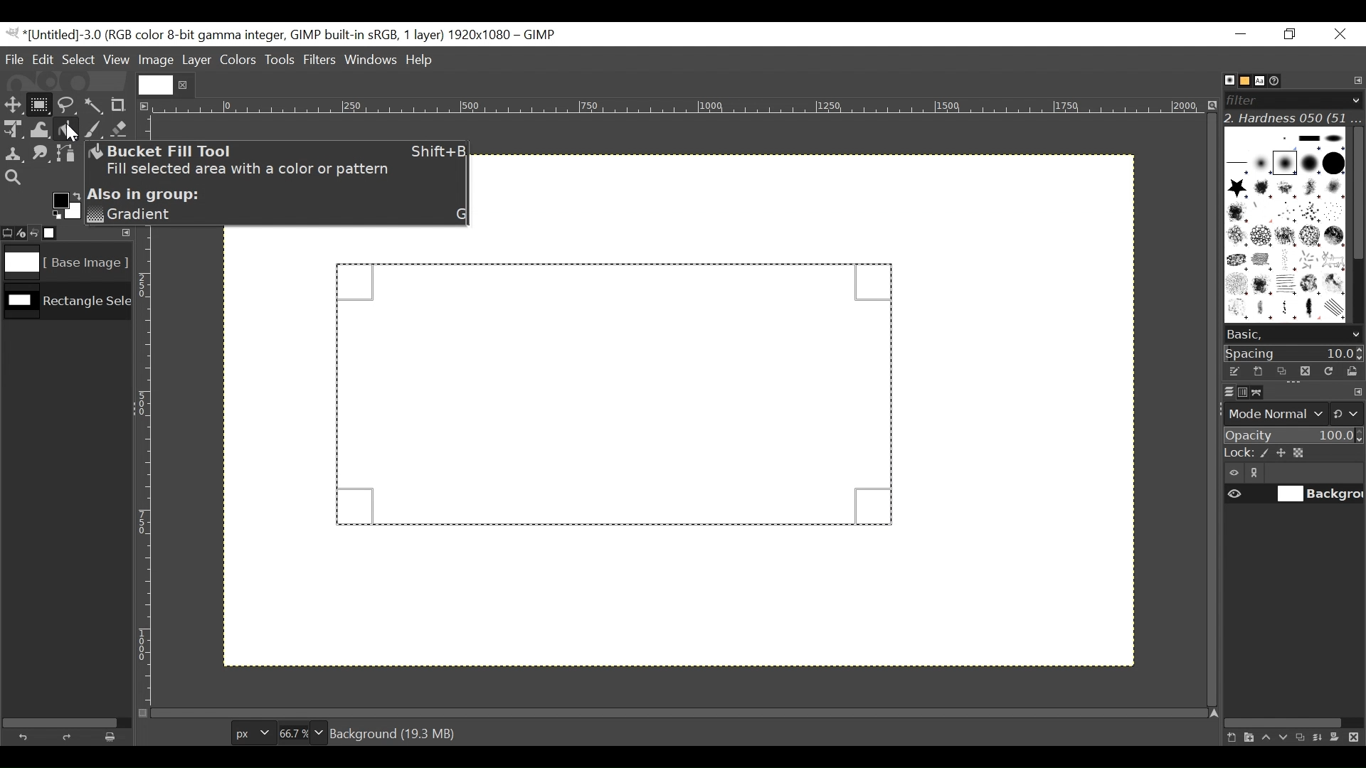  What do you see at coordinates (65, 129) in the screenshot?
I see `Cursor` at bounding box center [65, 129].